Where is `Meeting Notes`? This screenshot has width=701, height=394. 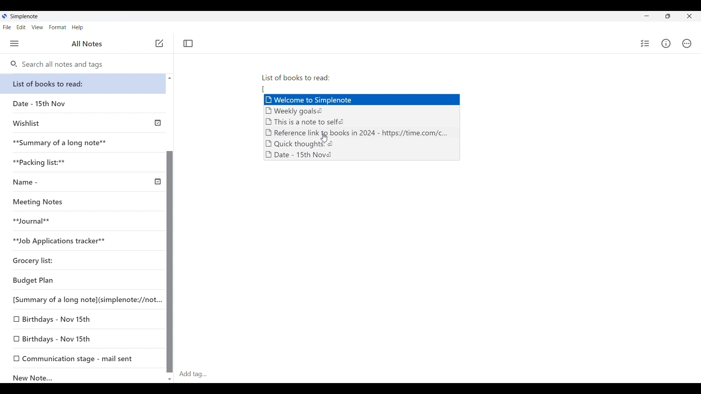
Meeting Notes is located at coordinates (80, 202).